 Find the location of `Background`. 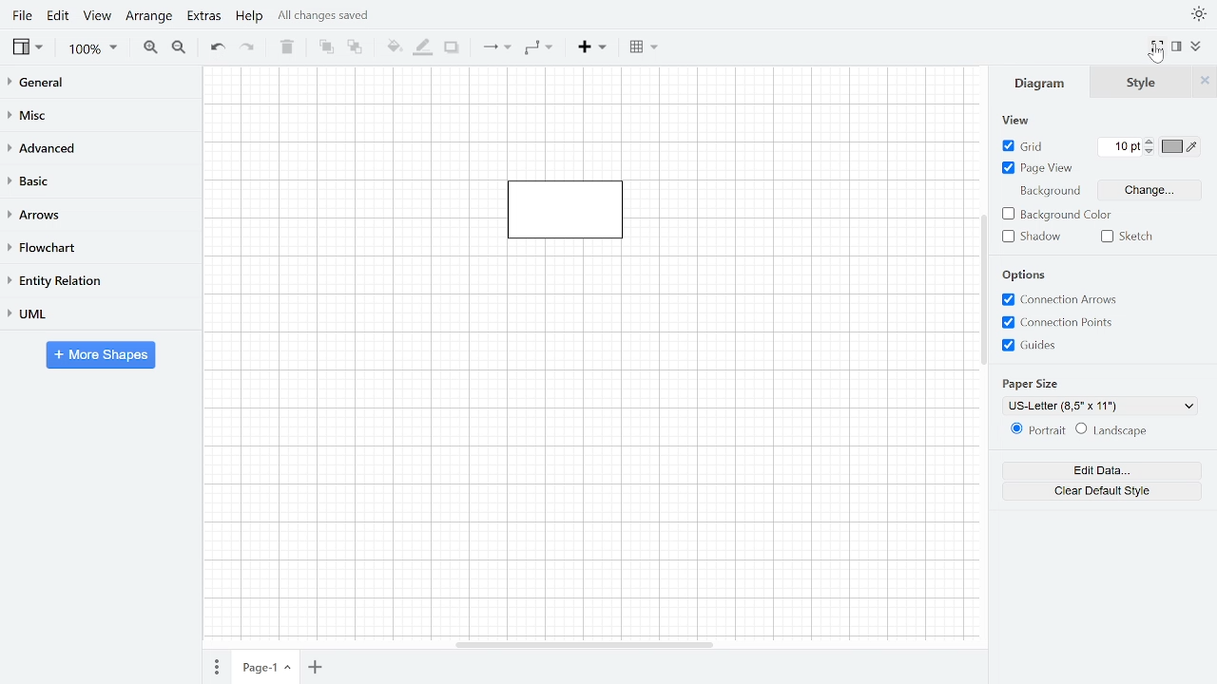

Background is located at coordinates (1048, 192).